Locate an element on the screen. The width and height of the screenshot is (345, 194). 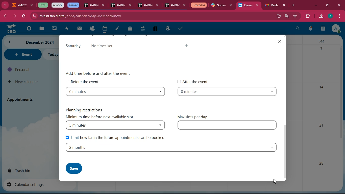
tab is located at coordinates (10, 28).